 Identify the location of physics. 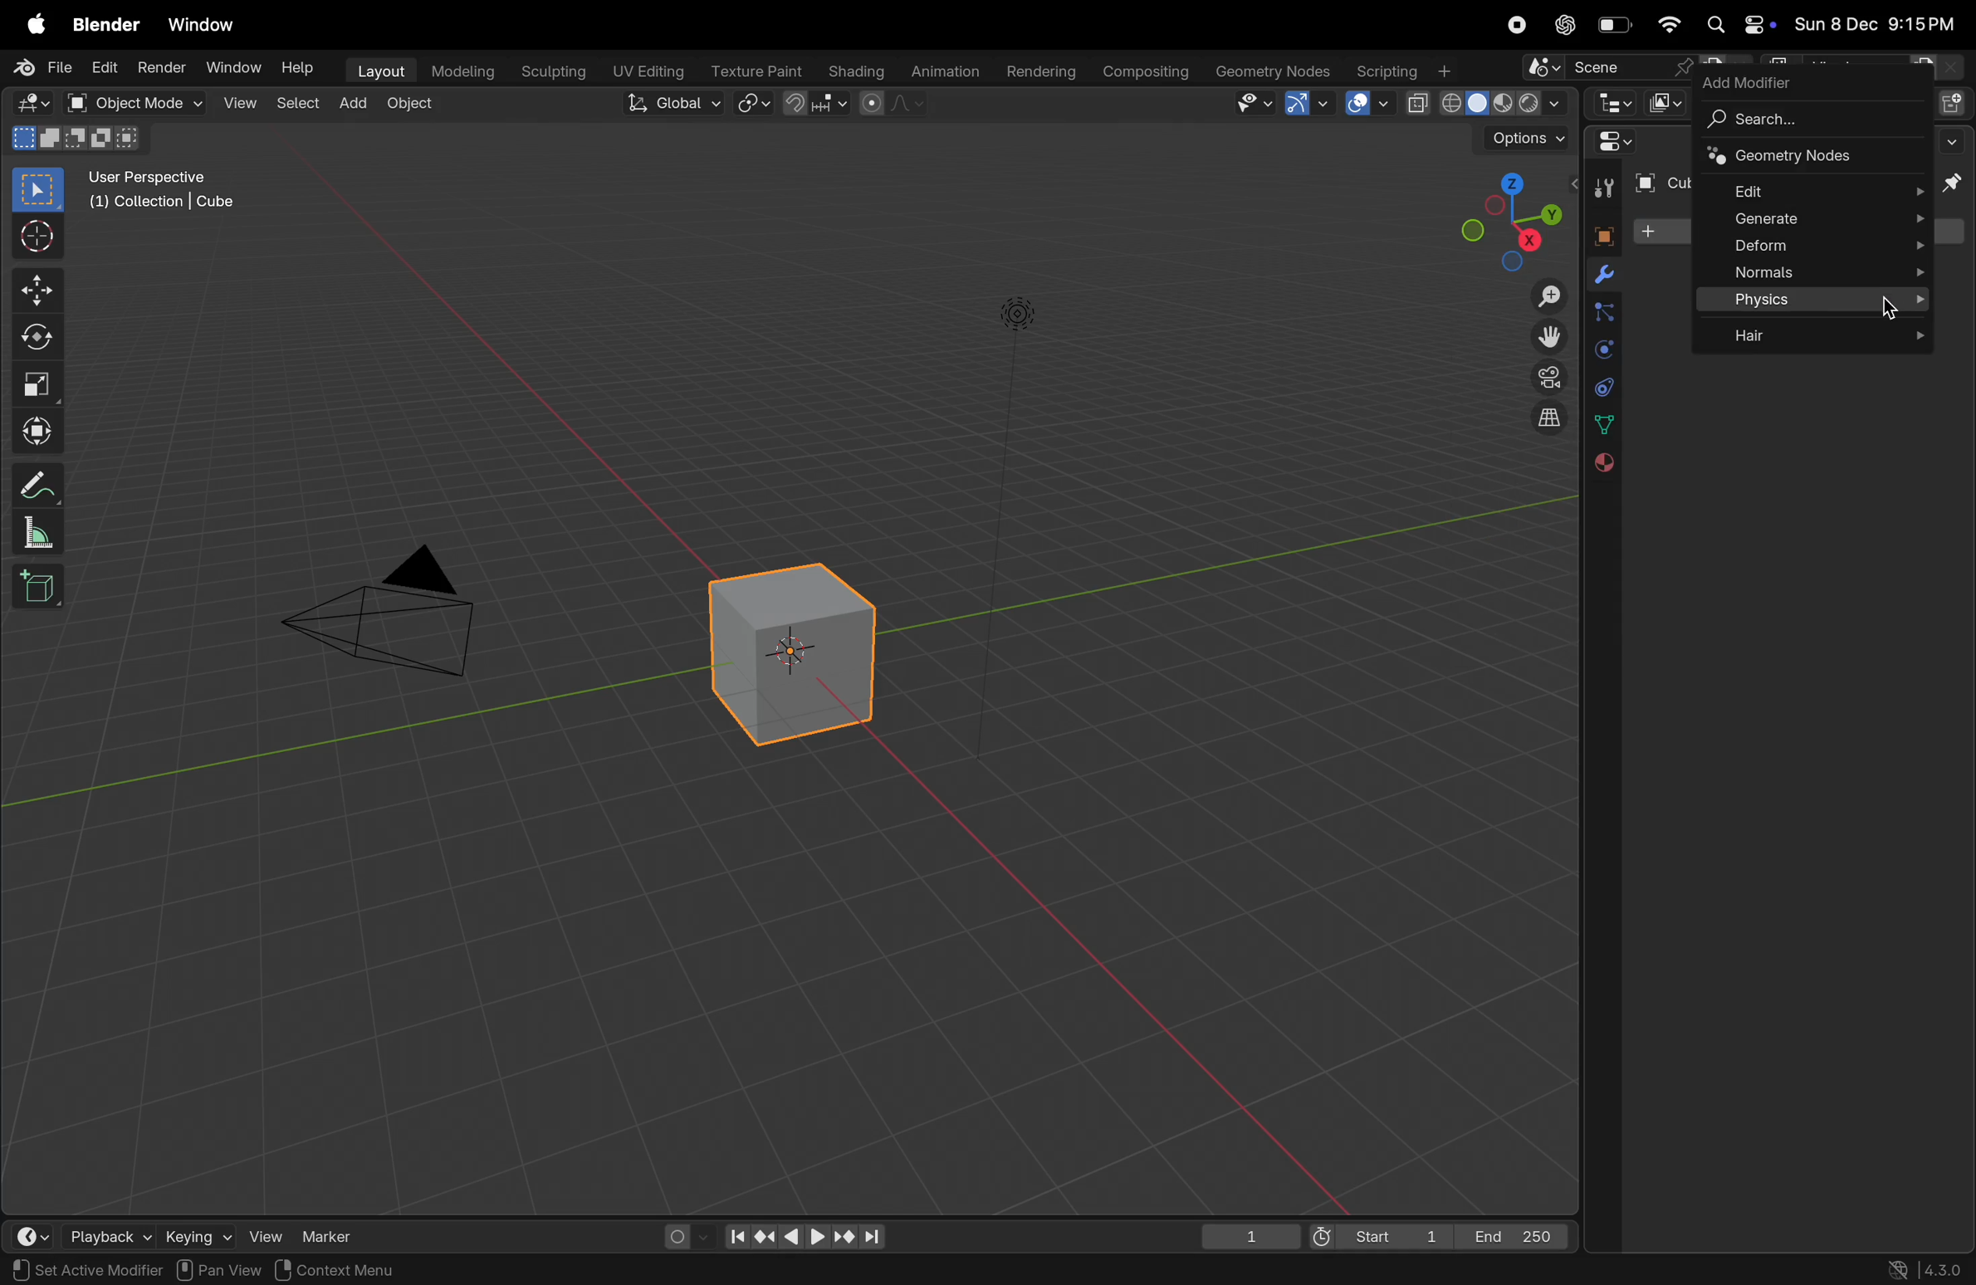
(1602, 350).